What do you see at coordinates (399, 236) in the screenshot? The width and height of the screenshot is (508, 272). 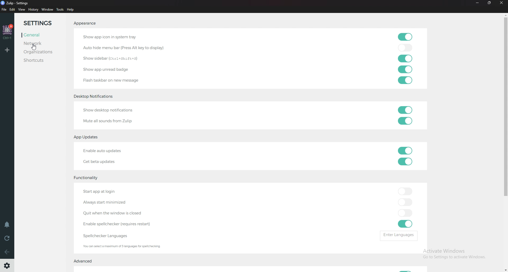 I see `Enter languages` at bounding box center [399, 236].